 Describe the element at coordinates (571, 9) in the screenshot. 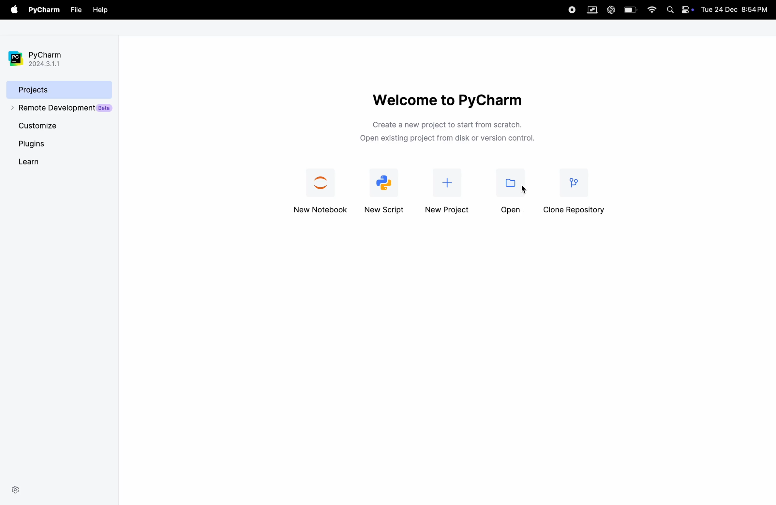

I see `record` at that location.